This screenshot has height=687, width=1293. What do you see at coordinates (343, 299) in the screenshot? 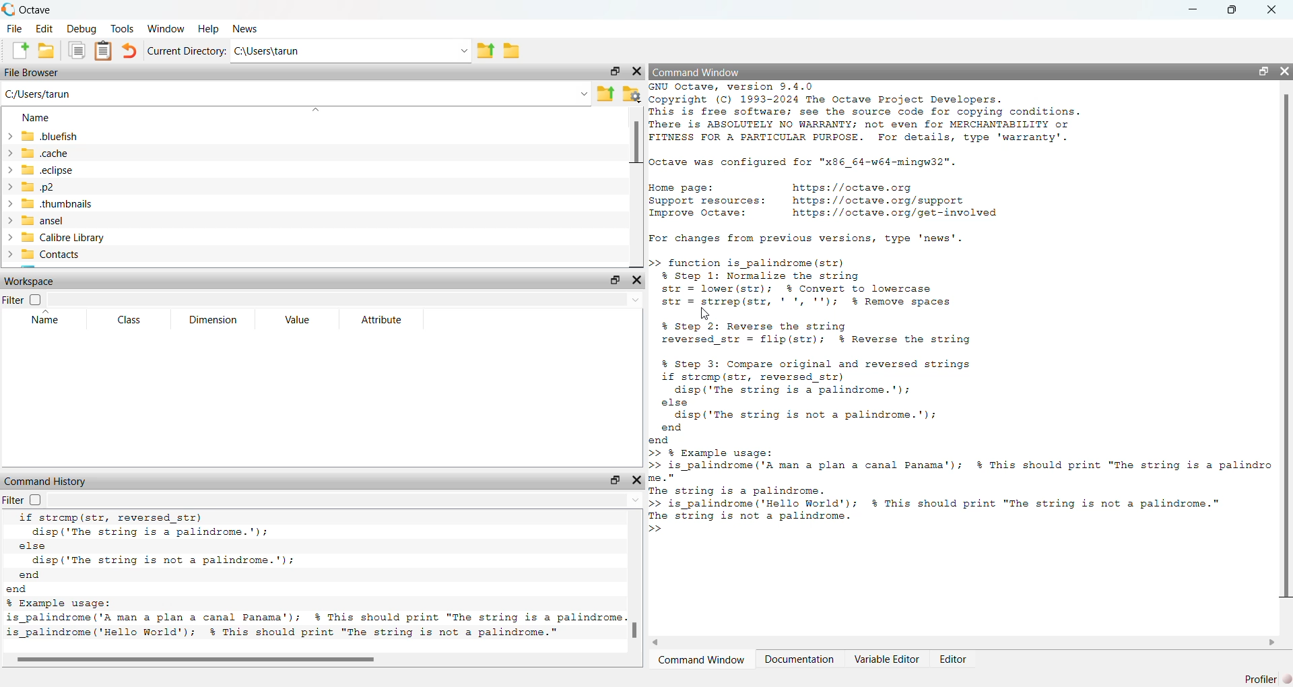
I see `filter input field` at bounding box center [343, 299].